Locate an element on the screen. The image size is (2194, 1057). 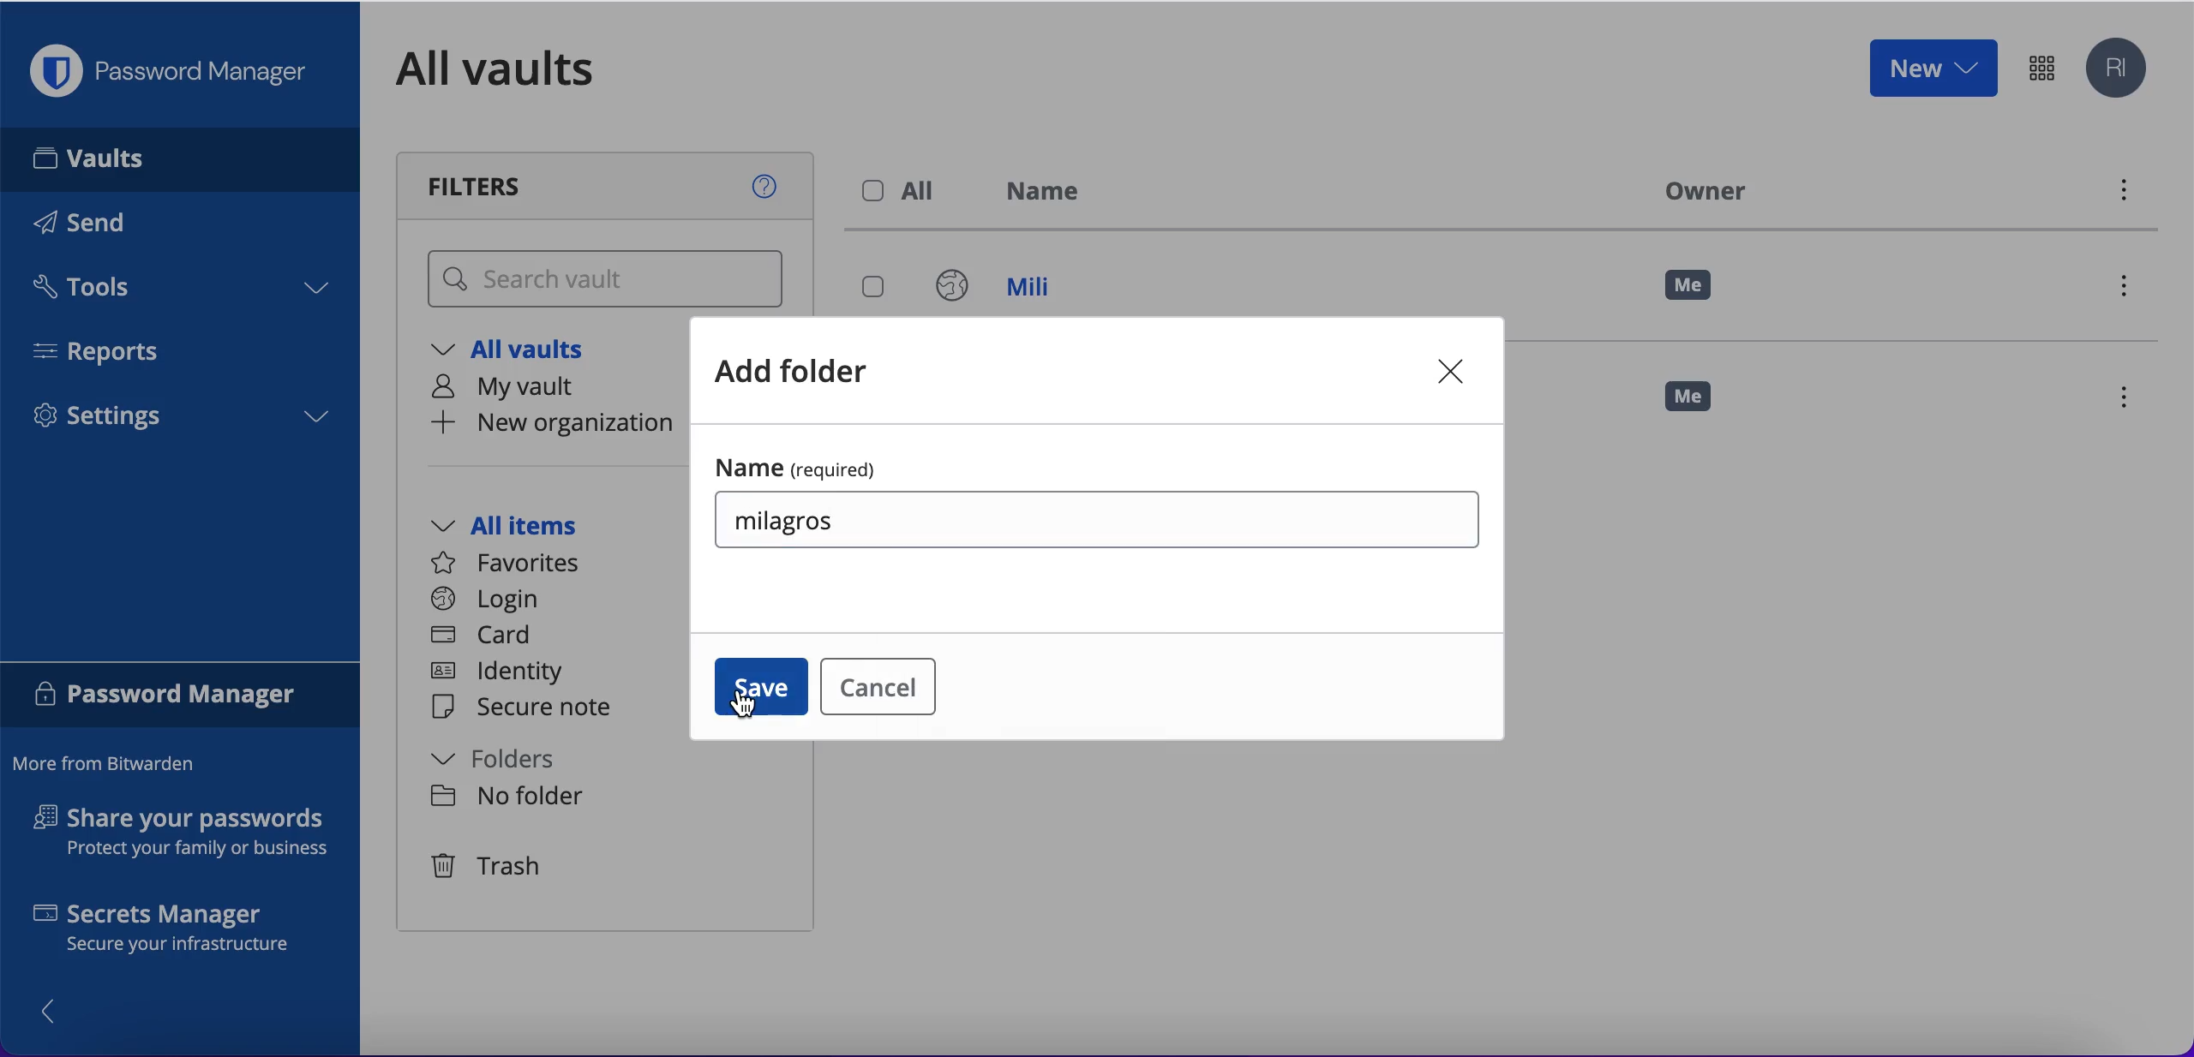
secrets manager secure your infrastructure is located at coordinates (181, 932).